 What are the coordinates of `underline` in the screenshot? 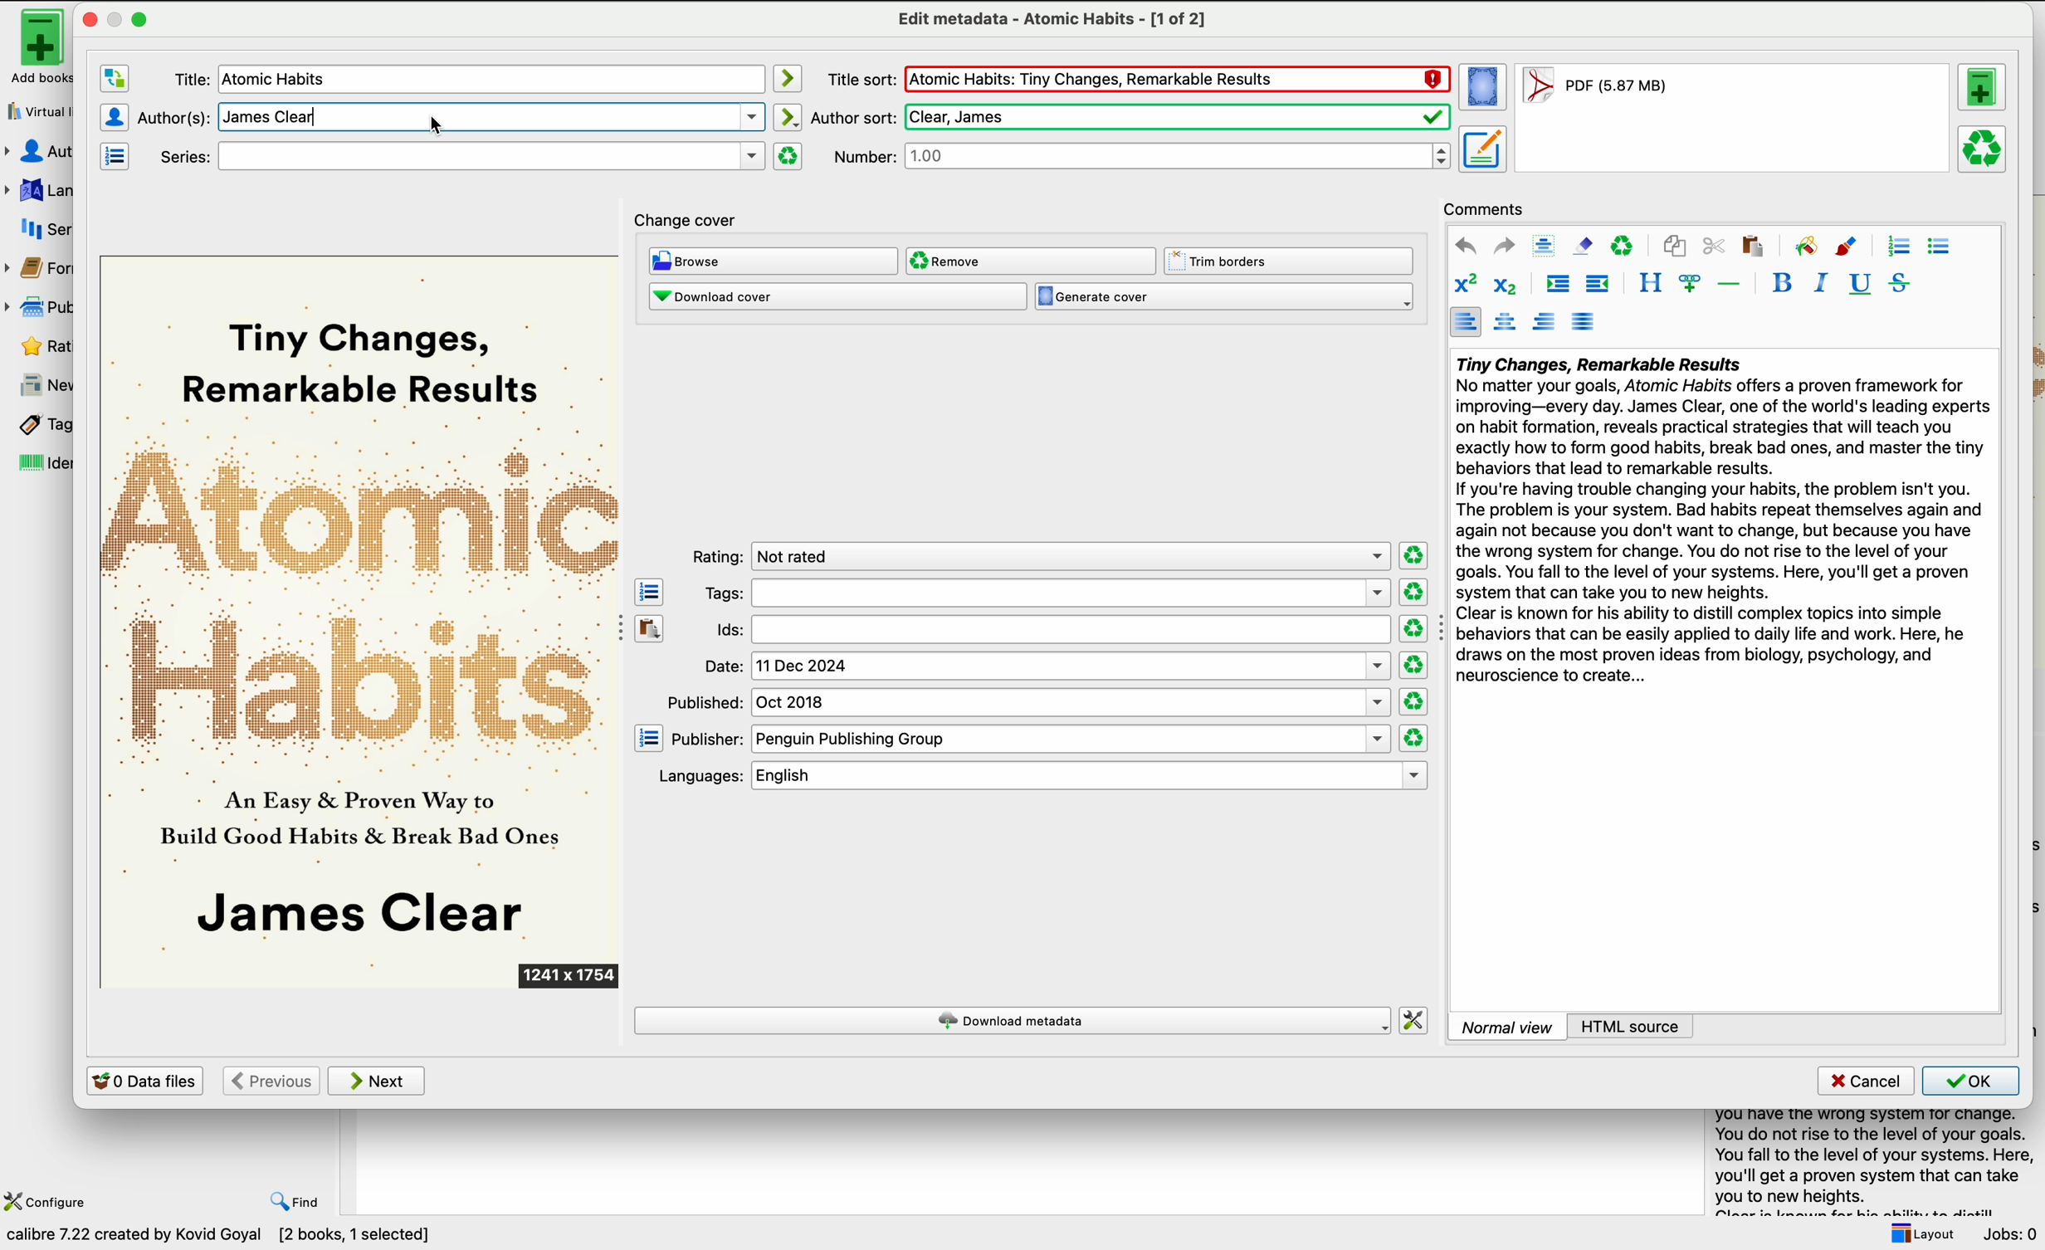 It's located at (1861, 285).